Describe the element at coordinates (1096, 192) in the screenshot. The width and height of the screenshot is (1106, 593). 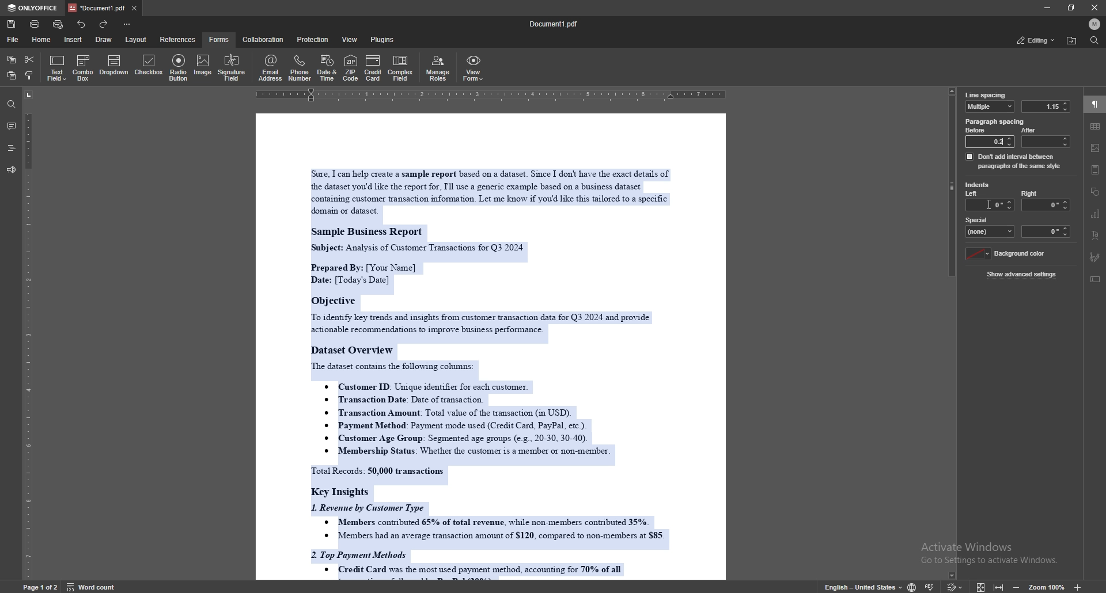
I see `shapes` at that location.